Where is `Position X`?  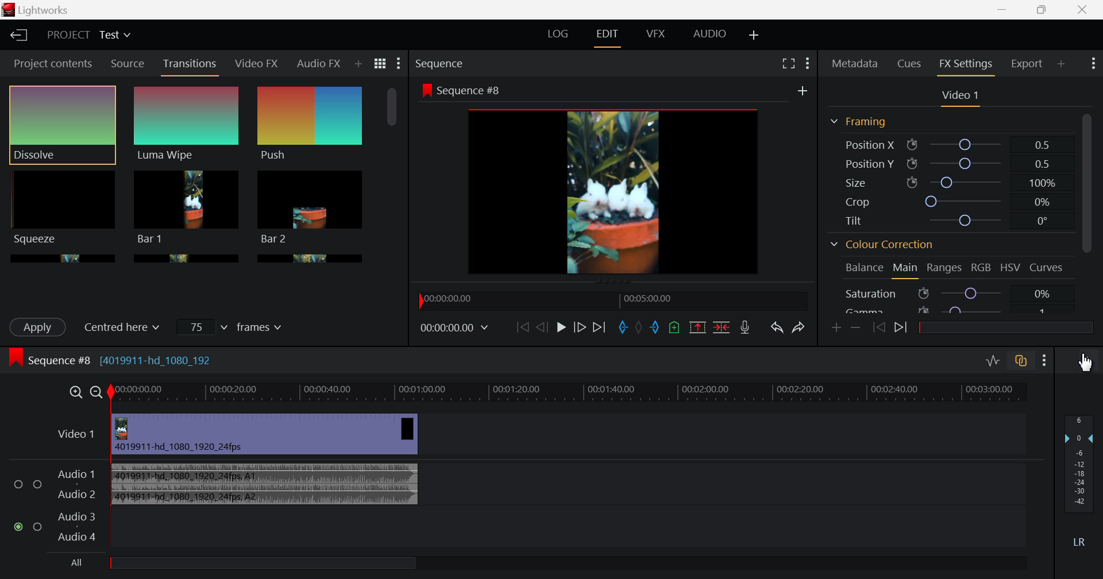 Position X is located at coordinates (949, 144).